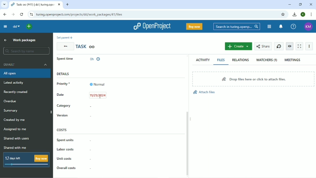  I want to click on Files, so click(222, 60).